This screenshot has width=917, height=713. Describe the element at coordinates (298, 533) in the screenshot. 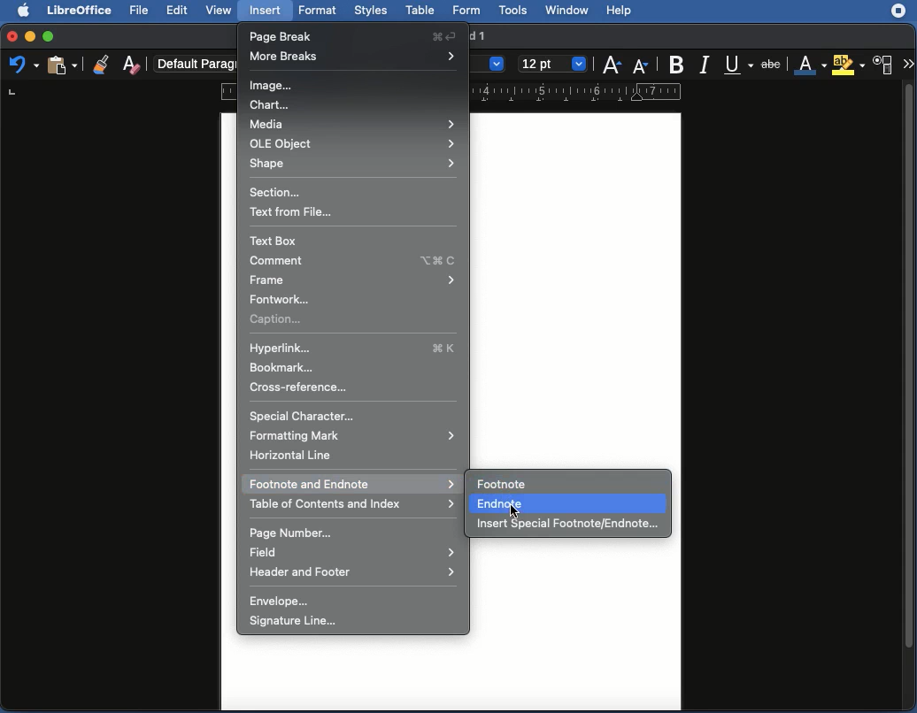

I see `Page number` at that location.